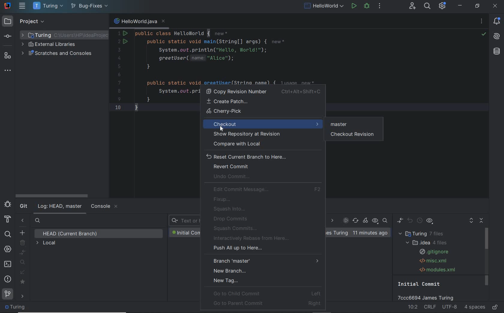 This screenshot has height=313, width=504. I want to click on collapse, so click(82, 22).